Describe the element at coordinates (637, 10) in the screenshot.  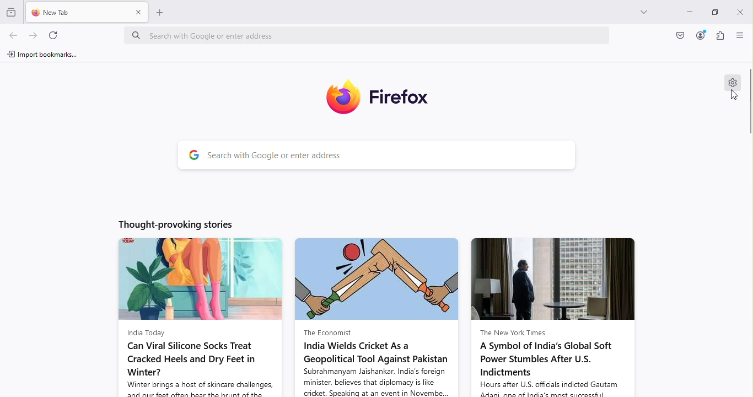
I see `List all tabs` at that location.